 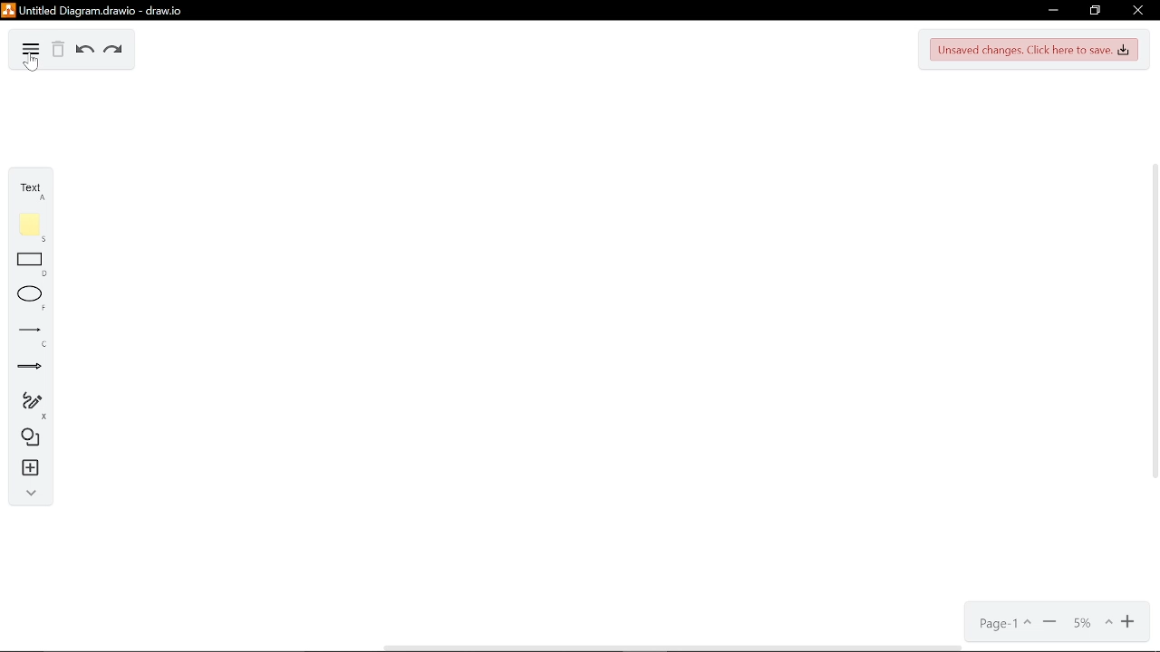 I want to click on Current window, so click(x=107, y=10).